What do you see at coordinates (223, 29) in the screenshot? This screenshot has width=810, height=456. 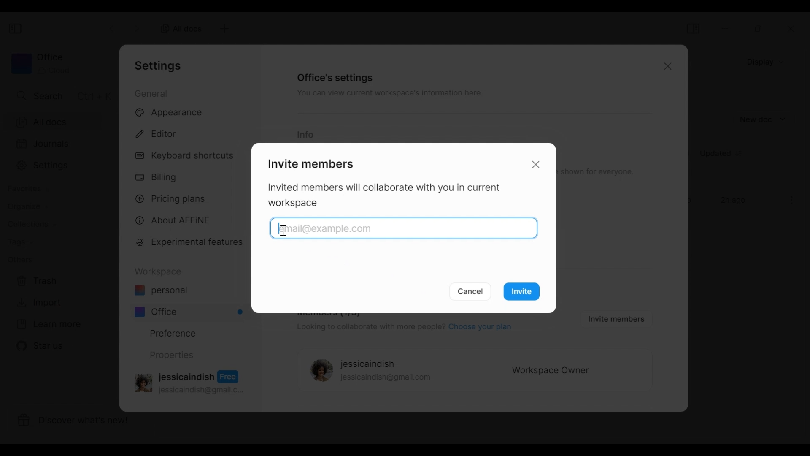 I see `Add` at bounding box center [223, 29].